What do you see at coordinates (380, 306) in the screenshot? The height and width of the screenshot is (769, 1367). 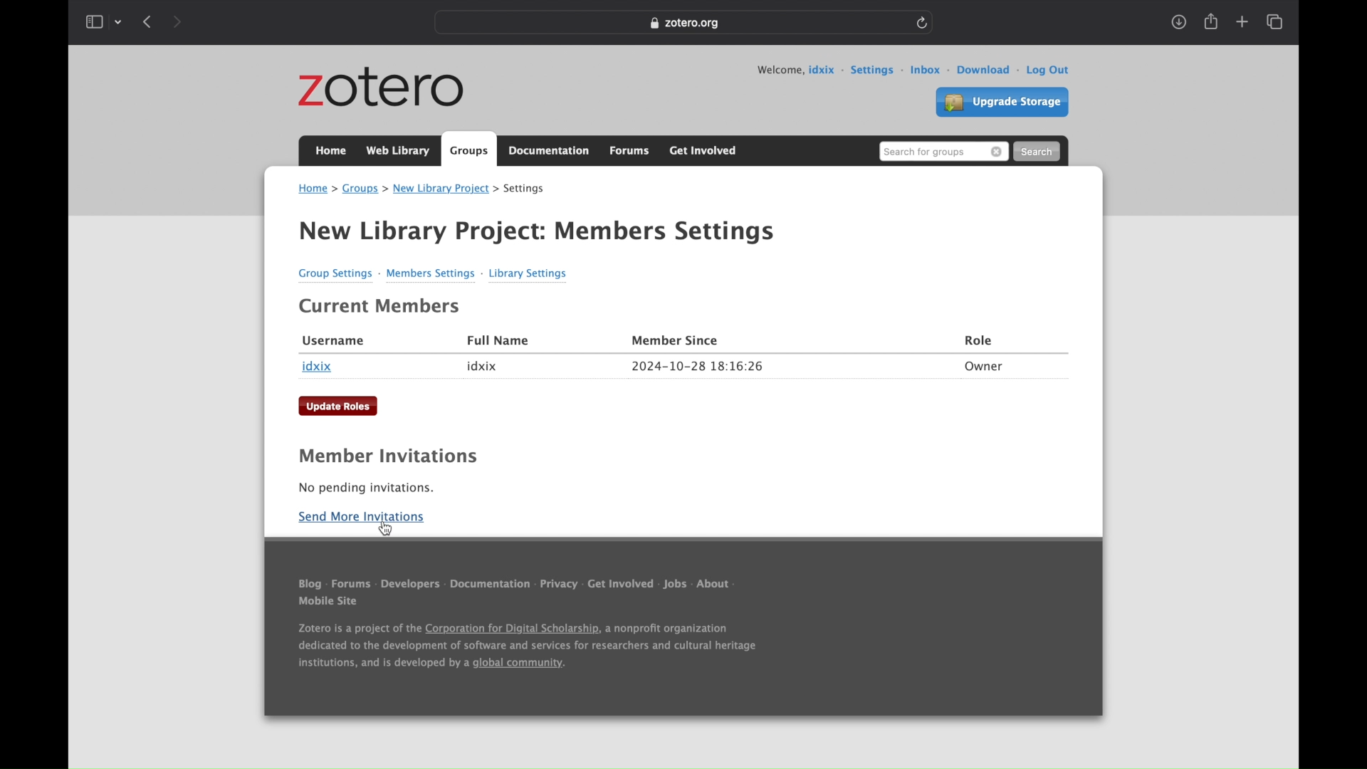 I see `current members` at bounding box center [380, 306].